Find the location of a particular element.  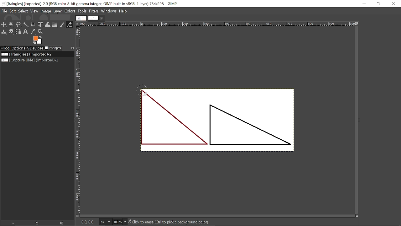

Current window is located at coordinates (92, 3).